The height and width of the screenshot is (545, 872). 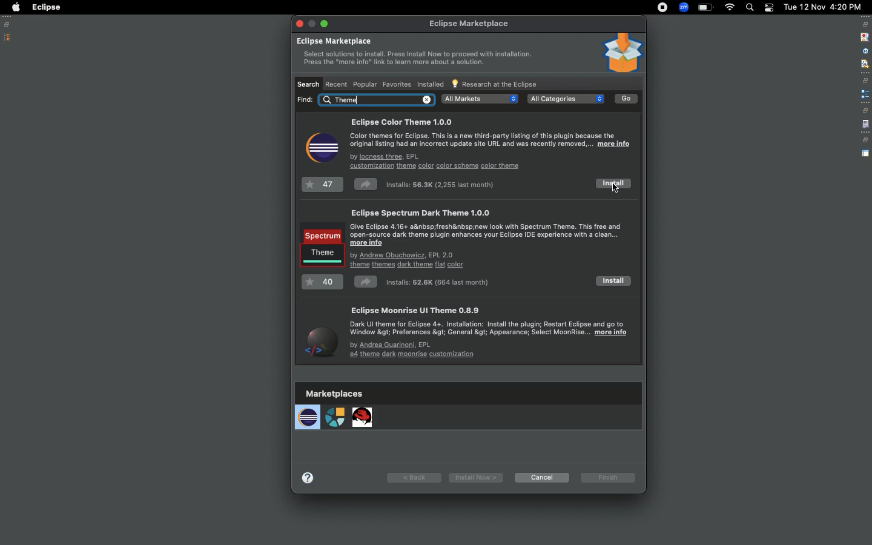 I want to click on Recording, so click(x=662, y=8).